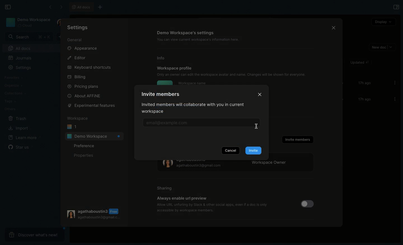 This screenshot has width=403, height=245. I want to click on About AFFINE, so click(85, 96).